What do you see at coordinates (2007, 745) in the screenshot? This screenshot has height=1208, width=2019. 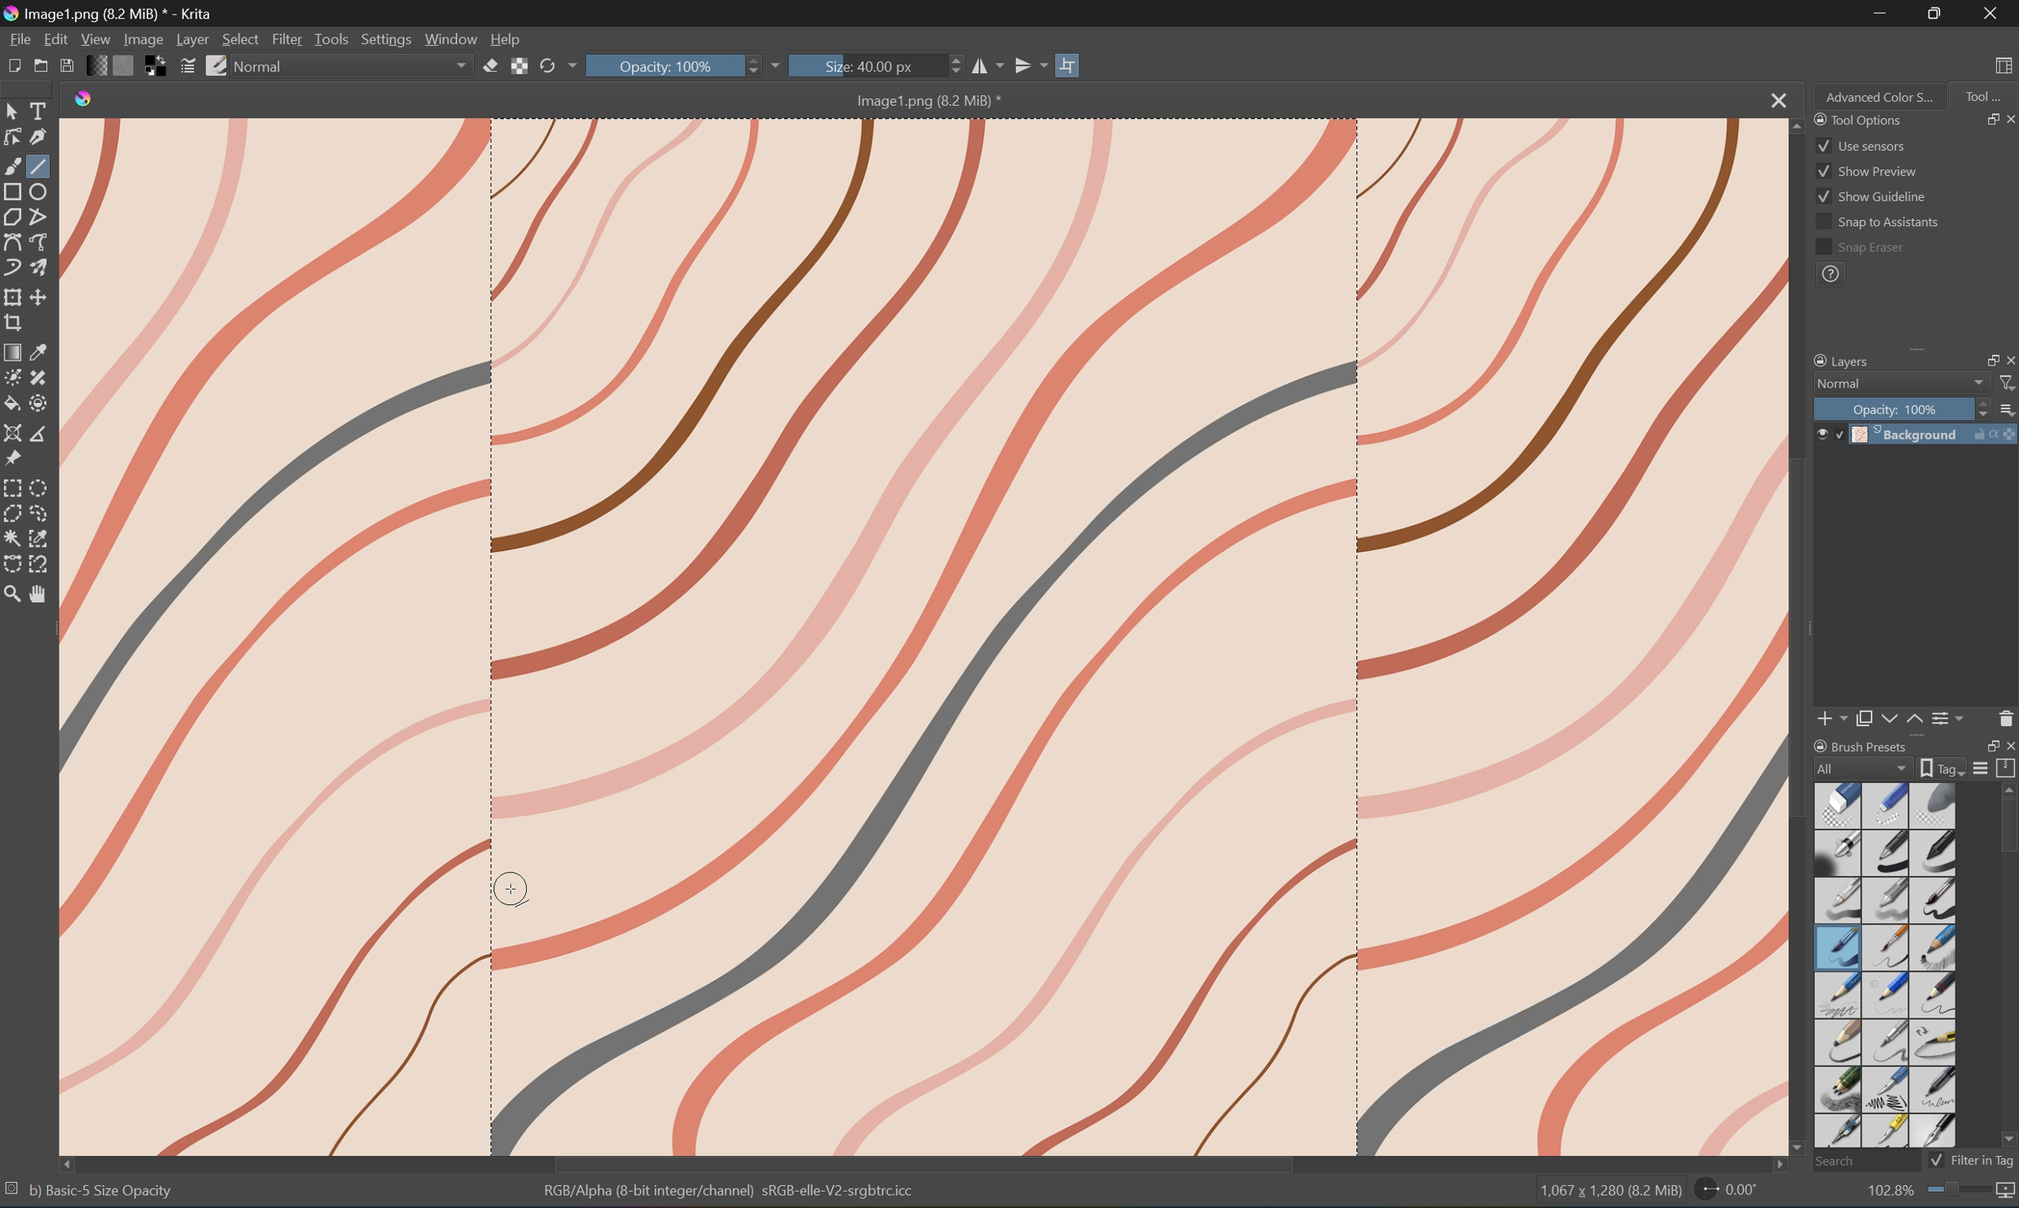 I see `Close` at bounding box center [2007, 745].